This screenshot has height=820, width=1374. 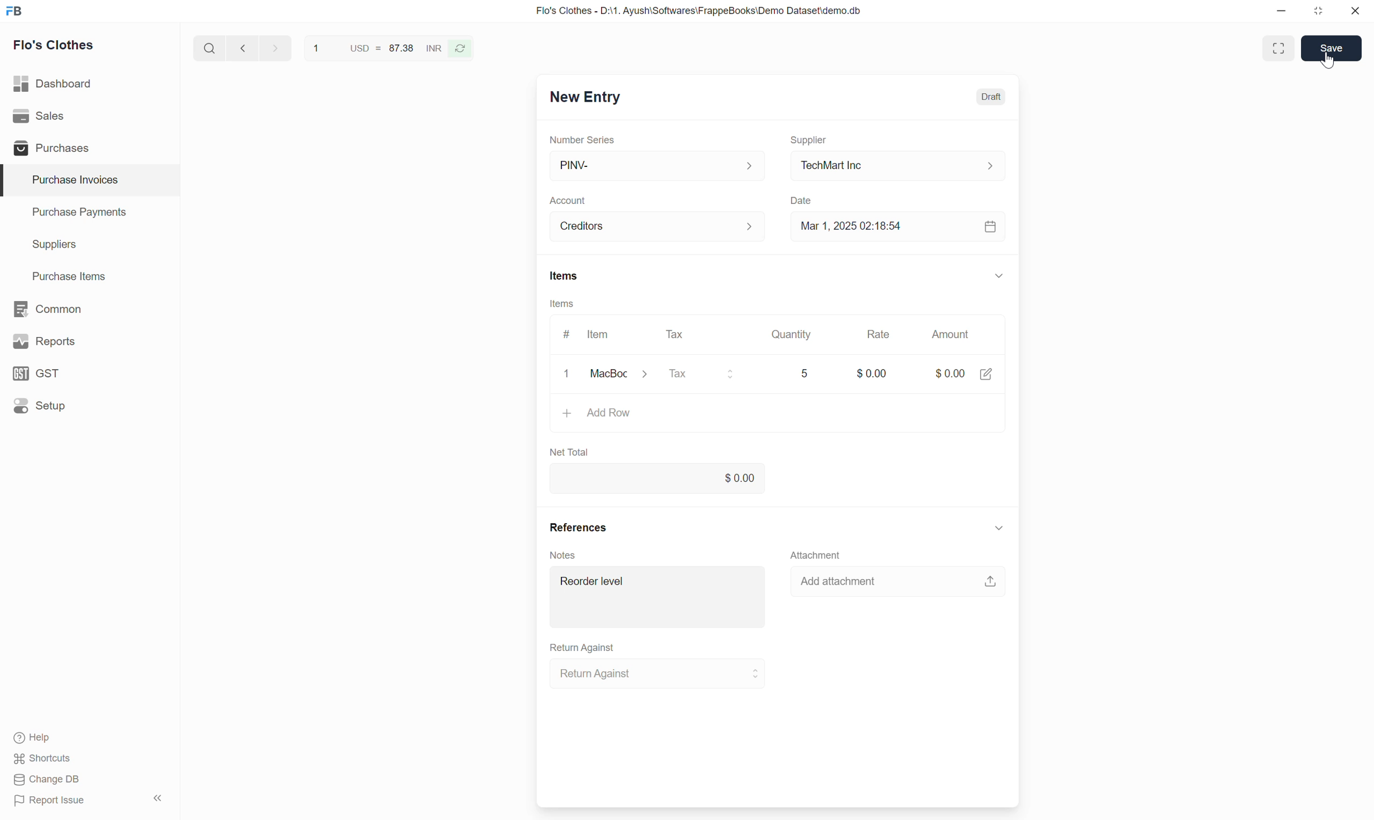 I want to click on $0.00, so click(x=872, y=369).